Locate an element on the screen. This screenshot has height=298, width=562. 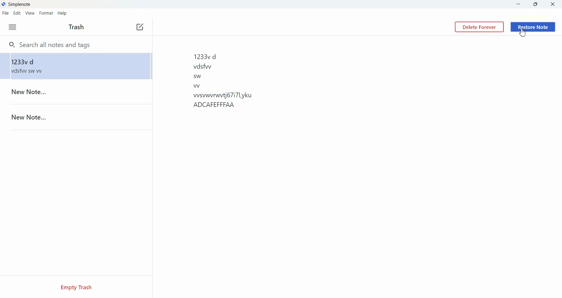
Restore Note is located at coordinates (533, 27).